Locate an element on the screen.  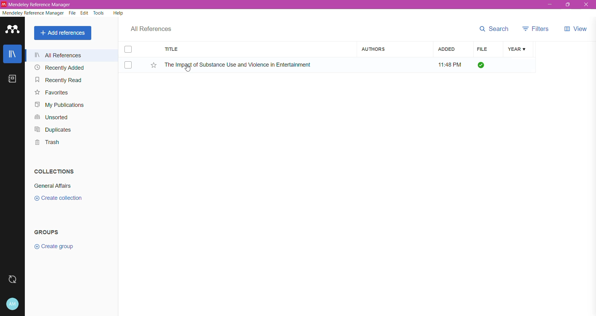
Tools is located at coordinates (100, 13).